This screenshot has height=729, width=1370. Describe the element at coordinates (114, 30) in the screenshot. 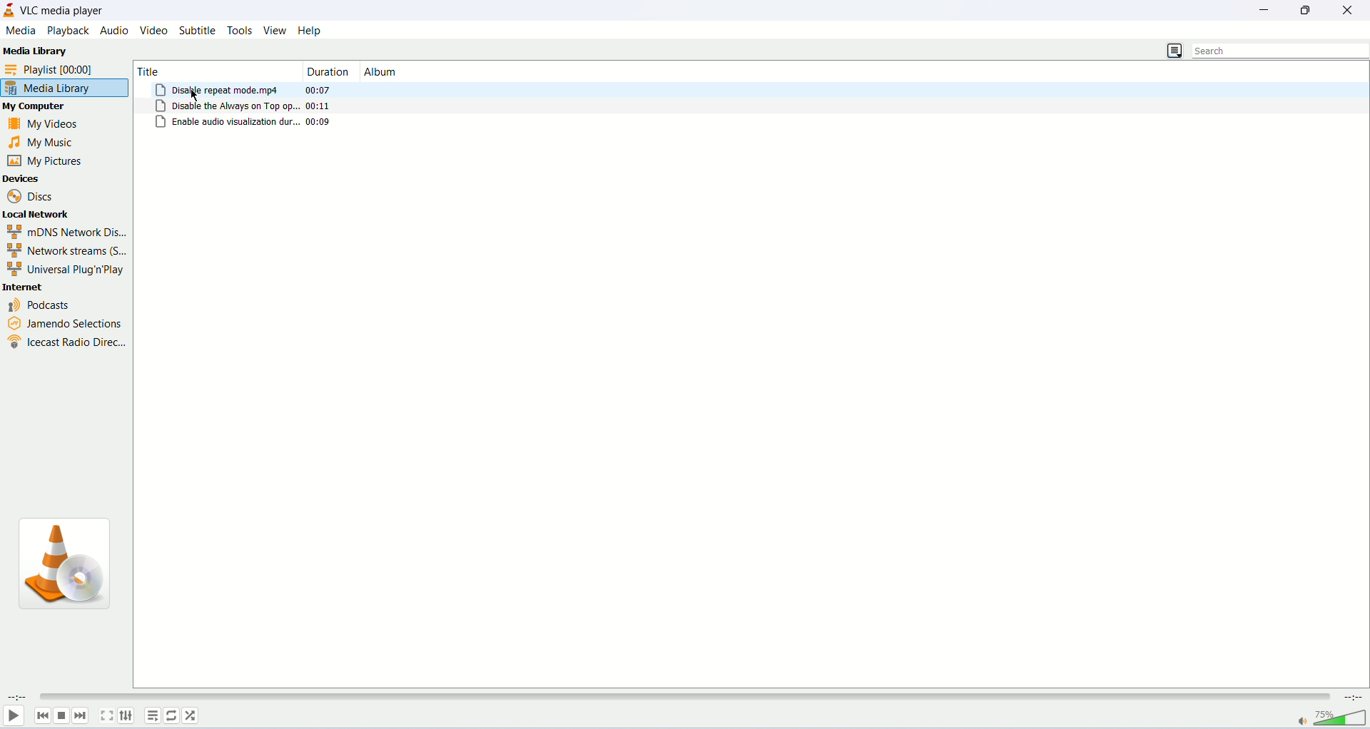

I see `audio` at that location.